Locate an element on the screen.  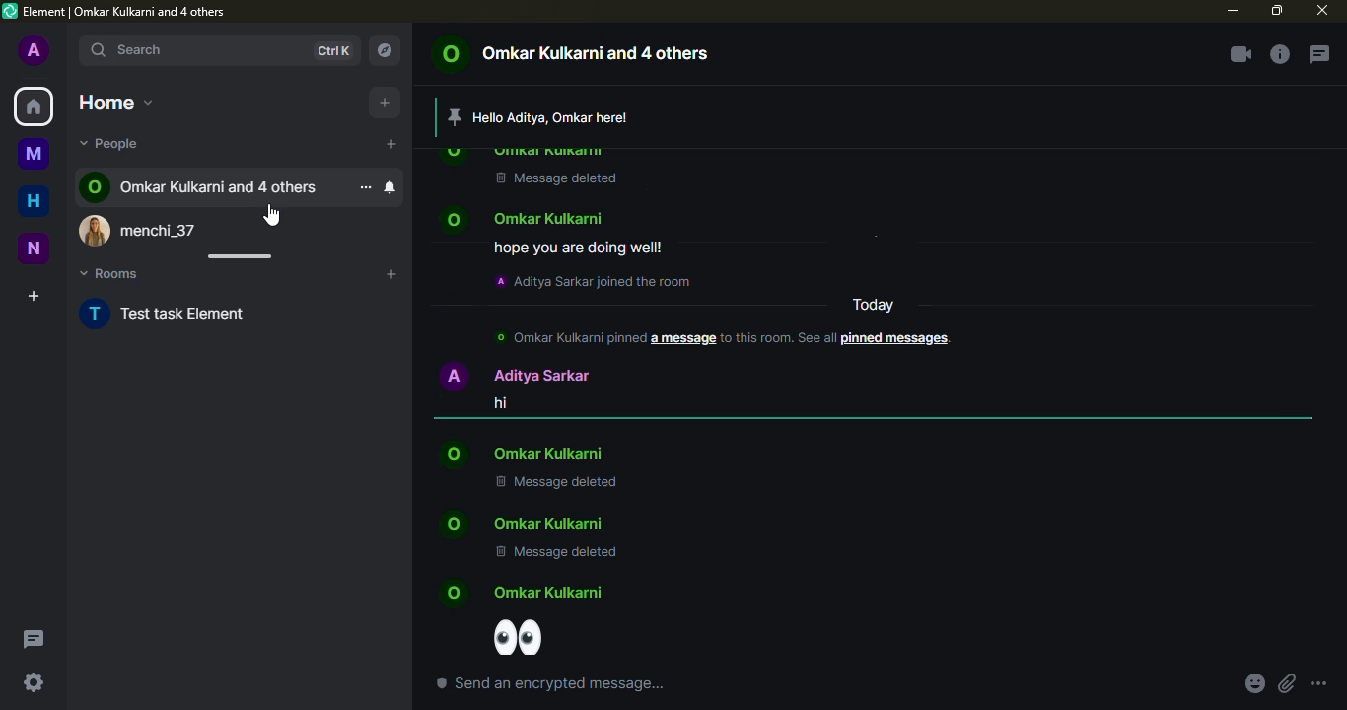
quick settings is located at coordinates (32, 683).